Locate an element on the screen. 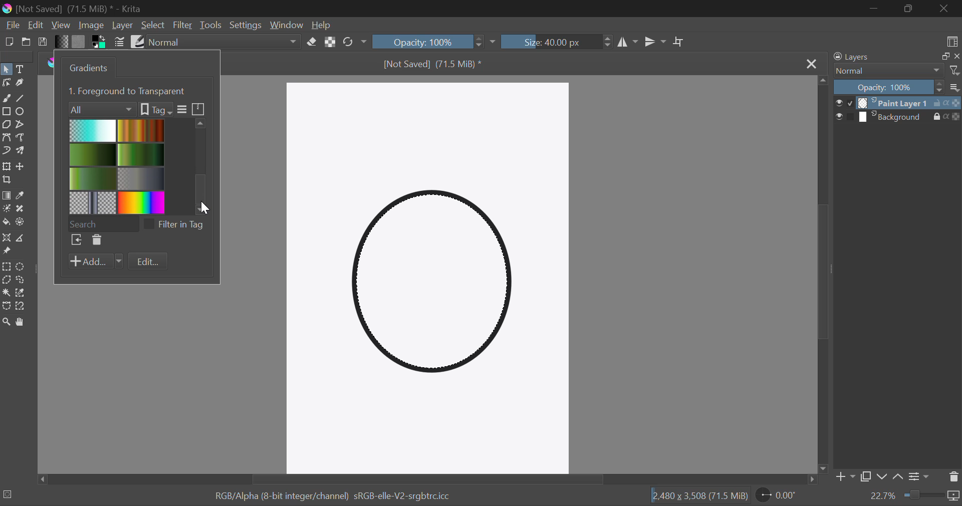 This screenshot has width=962, height=506. tags is located at coordinates (156, 110).